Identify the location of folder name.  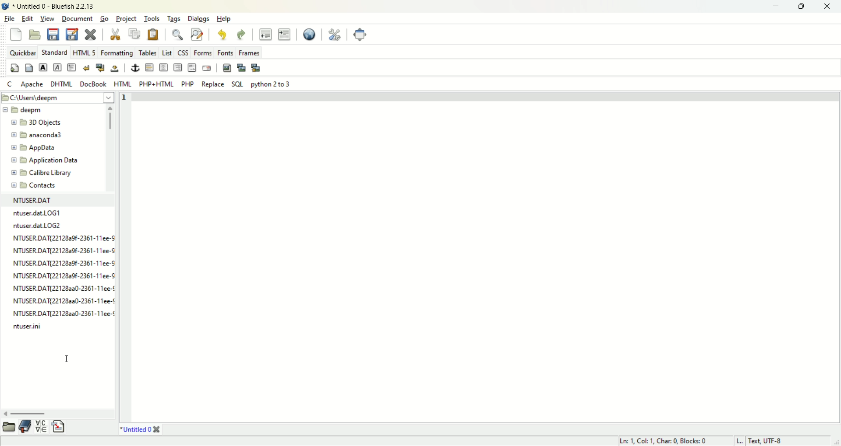
(48, 136).